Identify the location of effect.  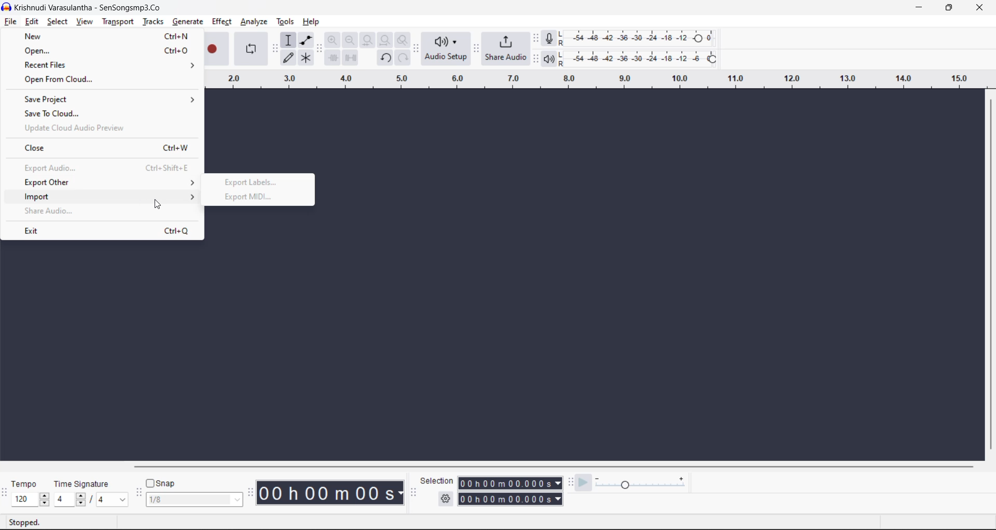
(222, 22).